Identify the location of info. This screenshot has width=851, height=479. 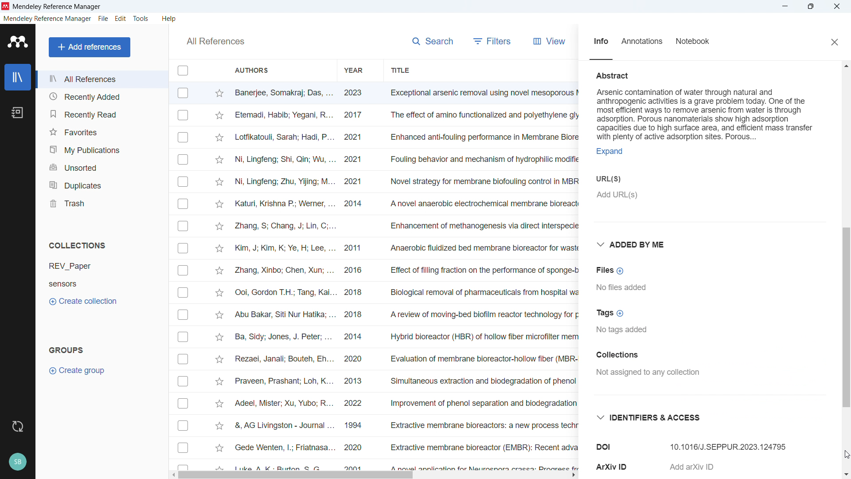
(599, 43).